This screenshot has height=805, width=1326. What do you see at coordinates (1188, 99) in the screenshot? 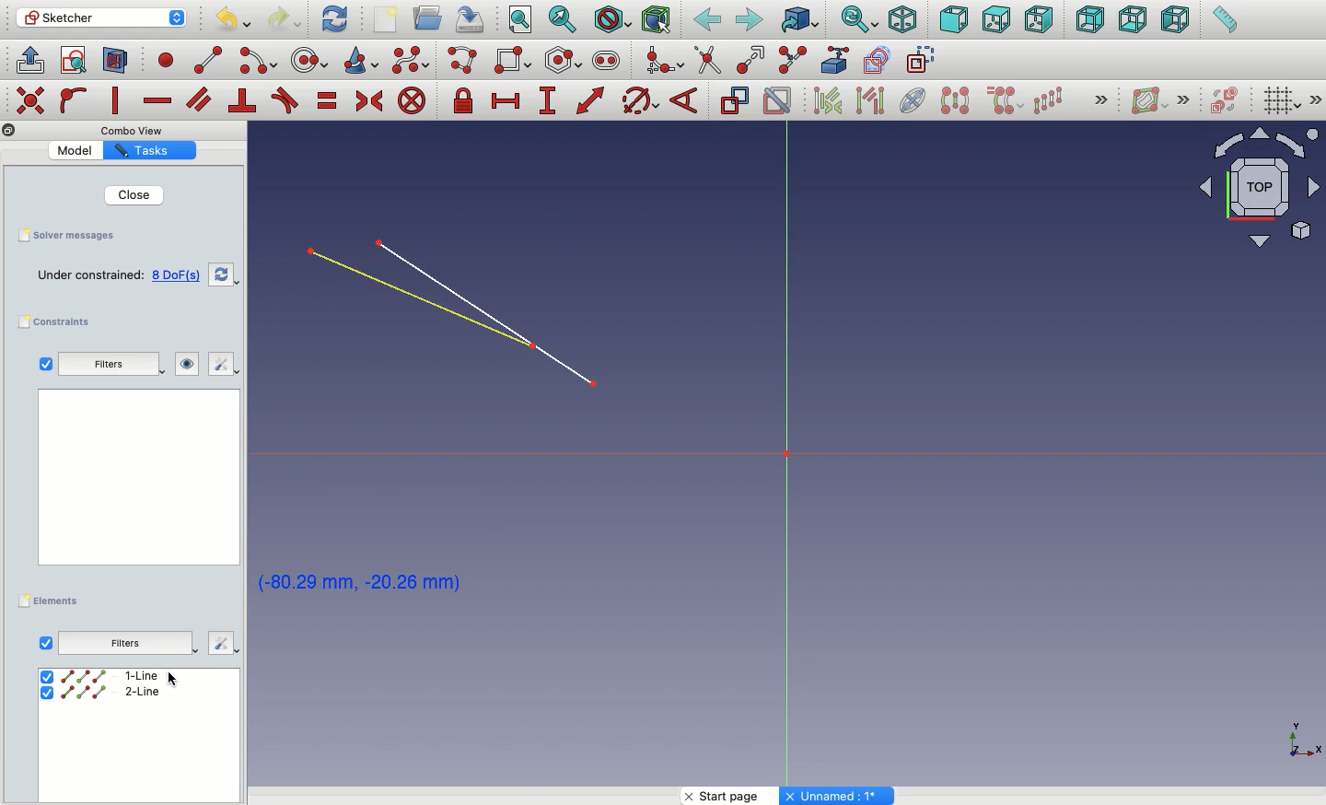
I see `` at bounding box center [1188, 99].